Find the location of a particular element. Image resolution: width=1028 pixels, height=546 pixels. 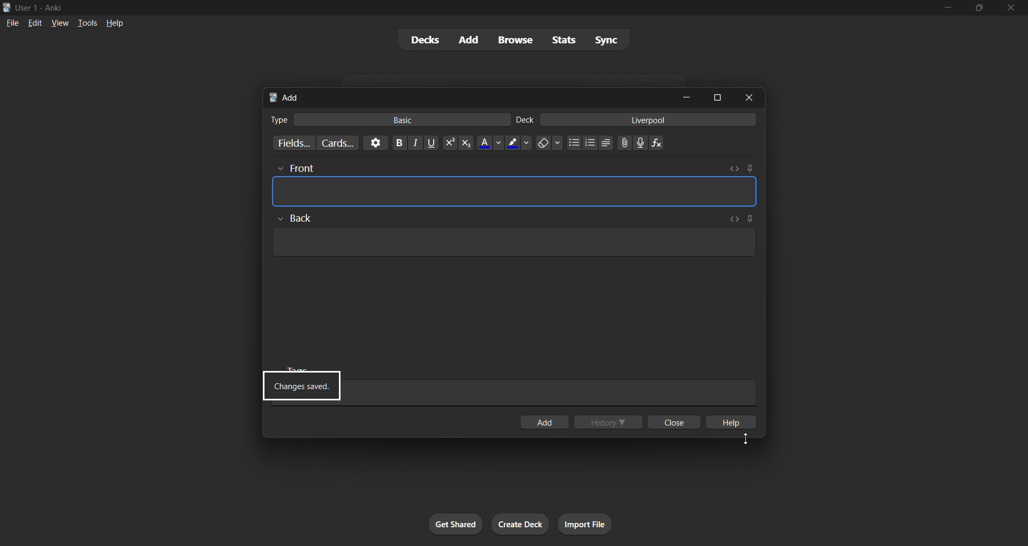

minimize is located at coordinates (685, 97).